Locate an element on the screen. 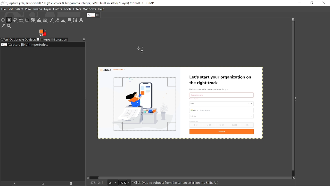 This screenshot has height=186, width=330. Devices is located at coordinates (29, 40).